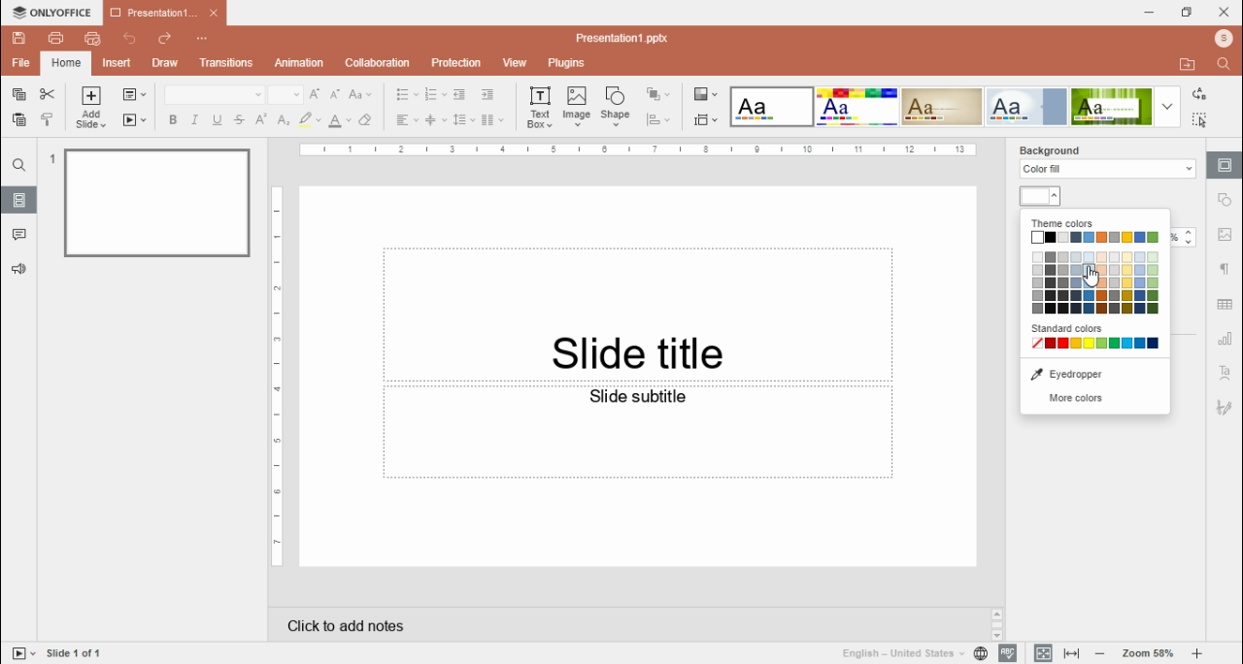 Image resolution: width=1243 pixels, height=664 pixels. I want to click on close window, so click(1224, 13).